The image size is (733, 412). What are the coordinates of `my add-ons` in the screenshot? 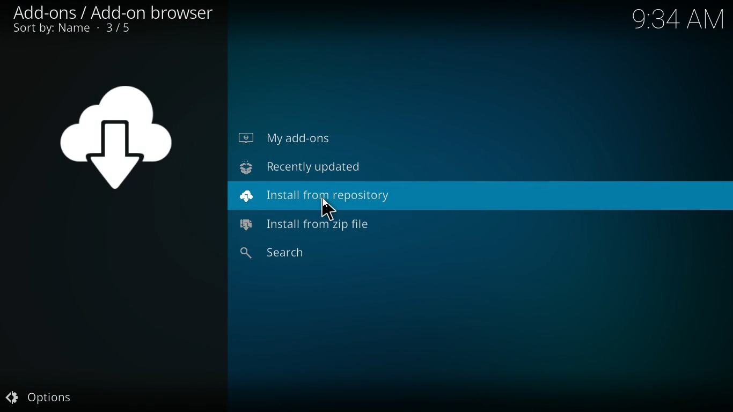 It's located at (300, 138).